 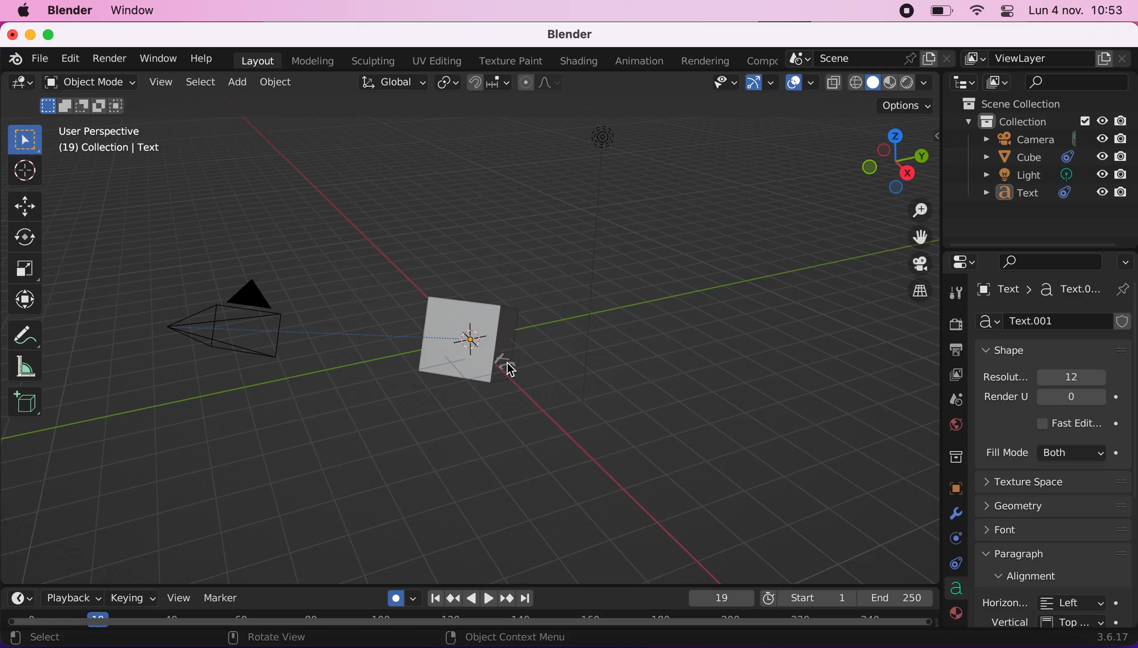 I want to click on view object types, so click(x=721, y=83).